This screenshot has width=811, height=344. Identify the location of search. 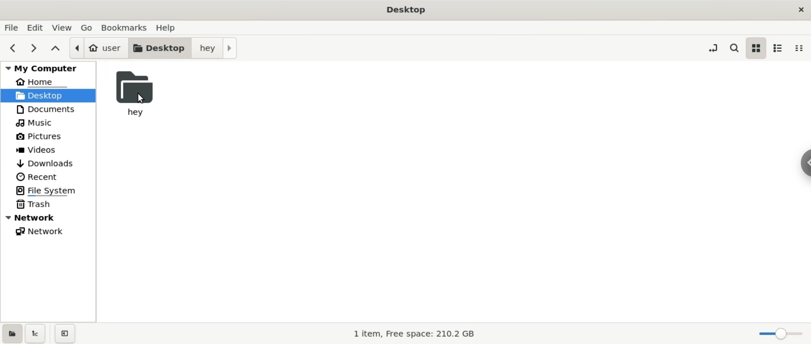
(733, 48).